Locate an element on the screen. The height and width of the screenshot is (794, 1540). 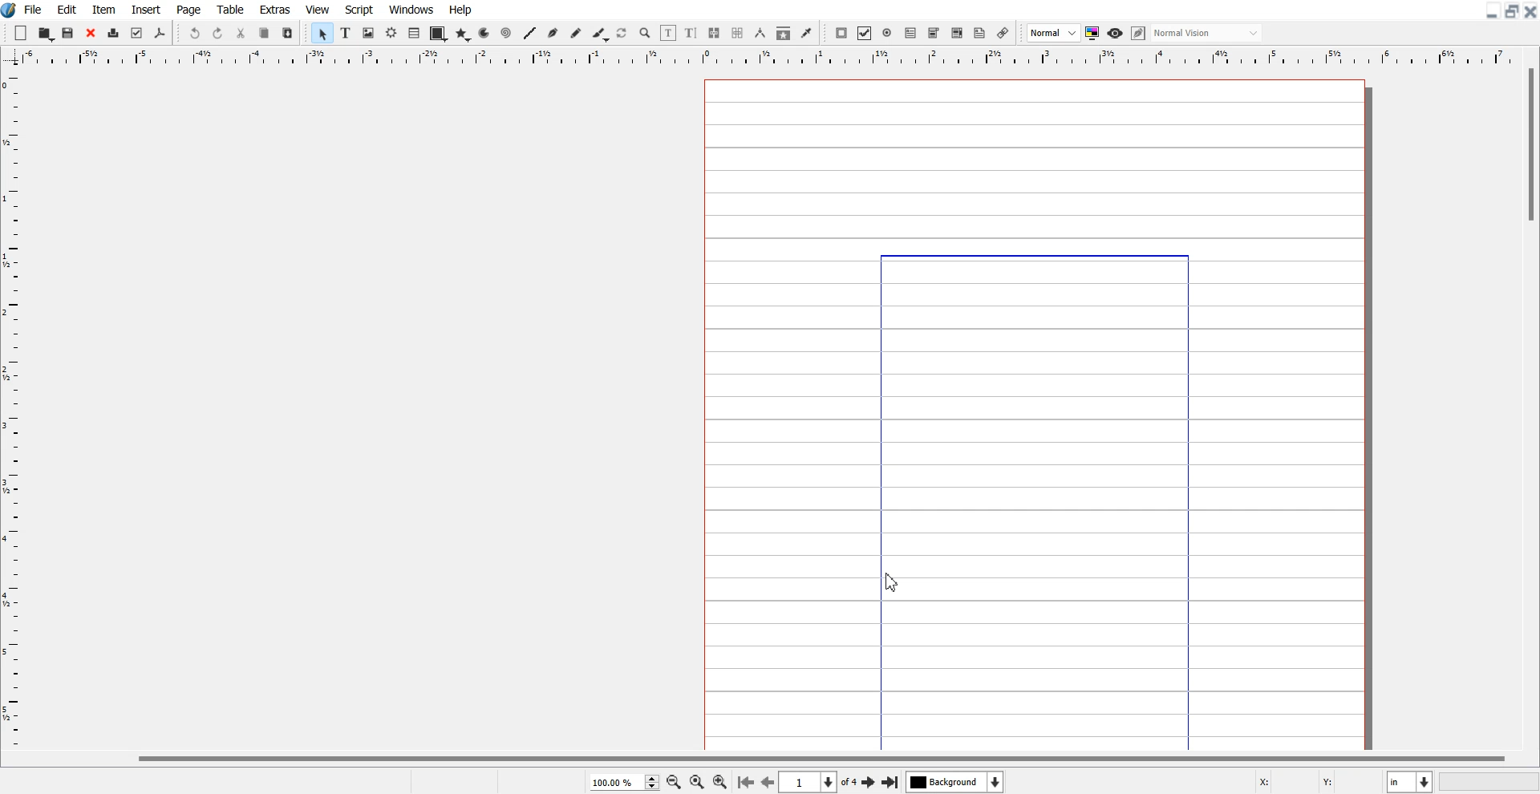
Redo is located at coordinates (217, 33).